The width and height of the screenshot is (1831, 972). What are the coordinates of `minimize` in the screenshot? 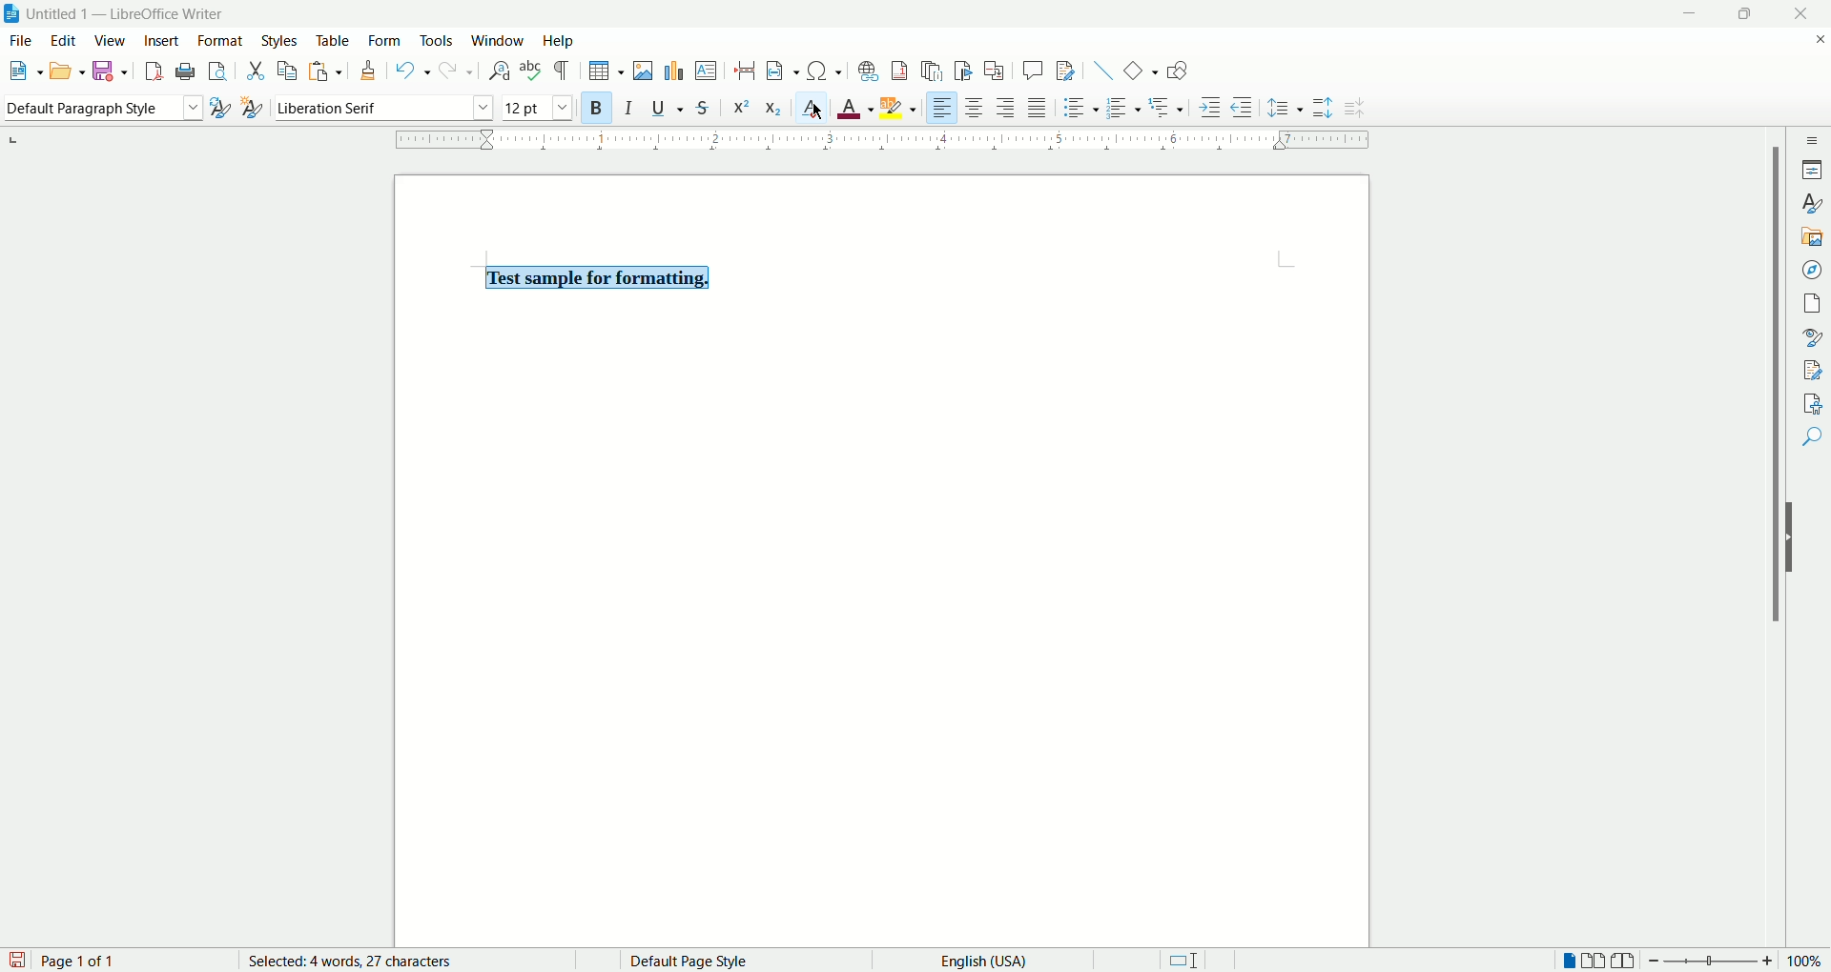 It's located at (1693, 14).